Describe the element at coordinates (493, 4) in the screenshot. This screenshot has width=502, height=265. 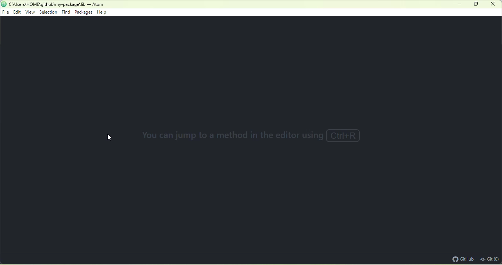
I see `close` at that location.